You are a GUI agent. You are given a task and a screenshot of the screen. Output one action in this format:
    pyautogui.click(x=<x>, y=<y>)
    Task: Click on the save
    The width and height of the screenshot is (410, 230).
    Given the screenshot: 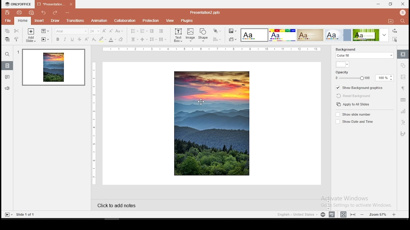 What is the action you would take?
    pyautogui.click(x=6, y=12)
    